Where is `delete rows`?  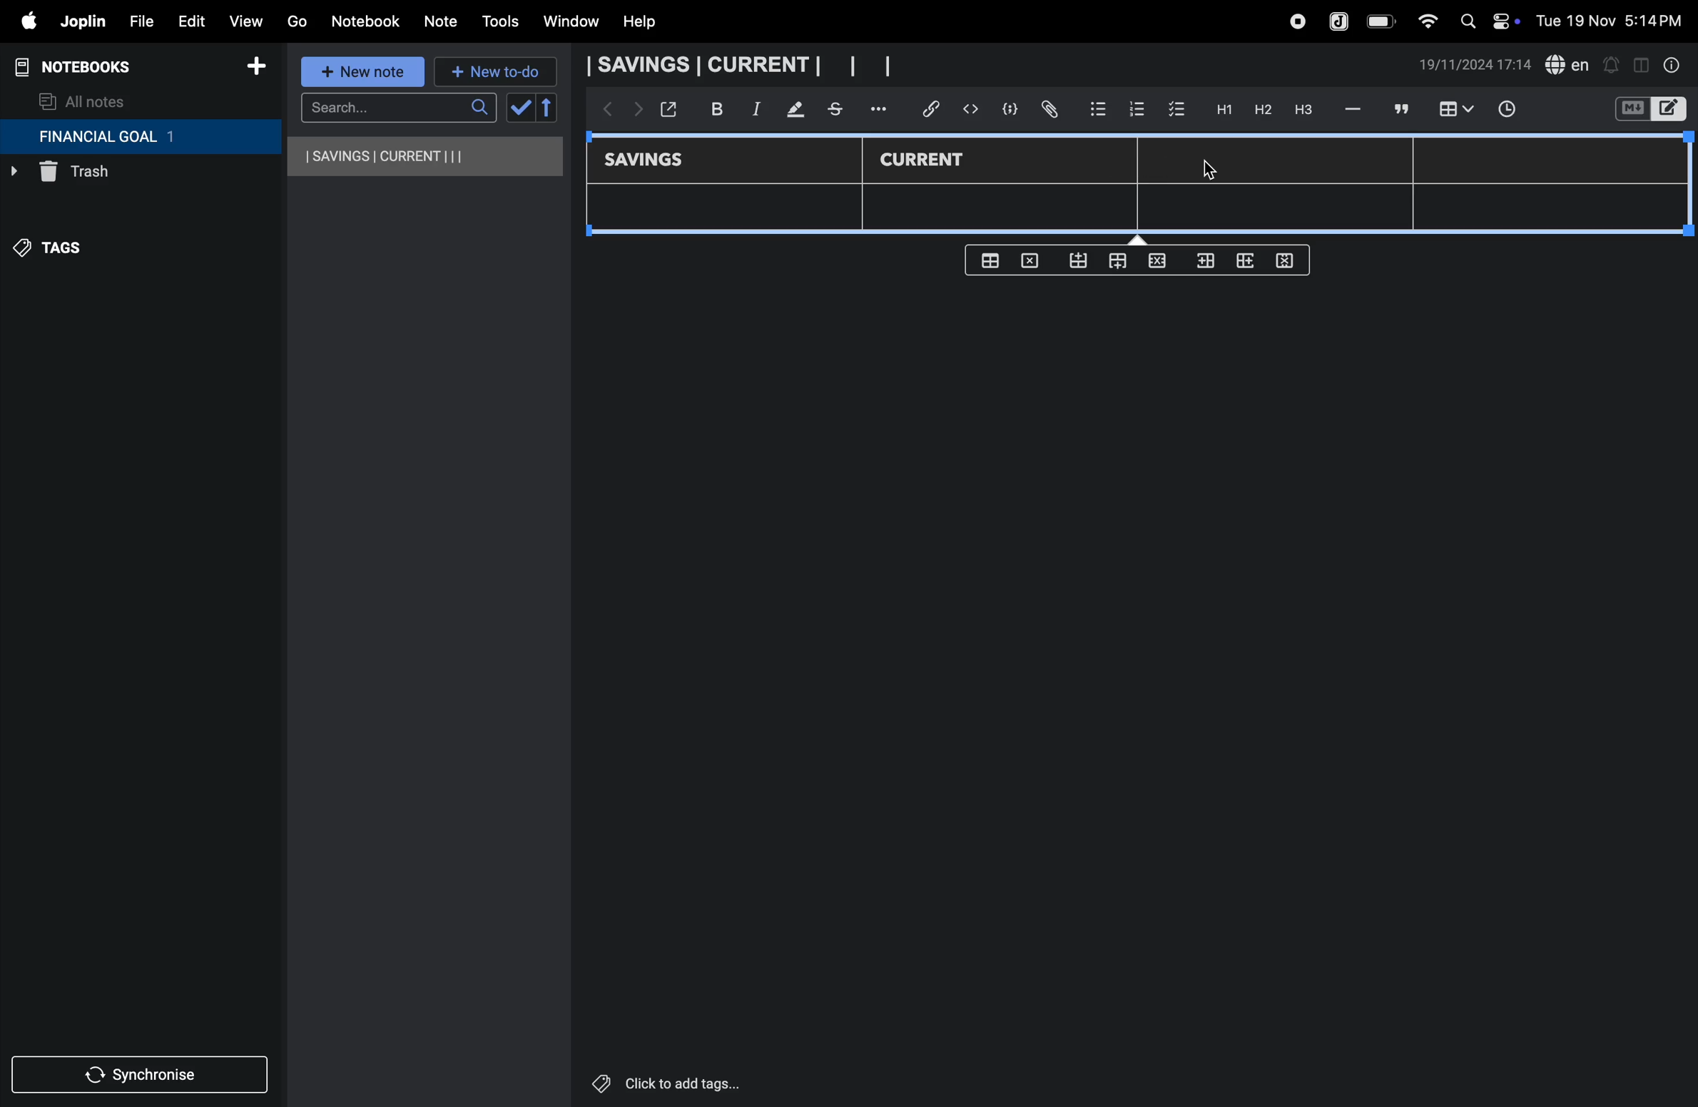 delete rows is located at coordinates (1286, 260).